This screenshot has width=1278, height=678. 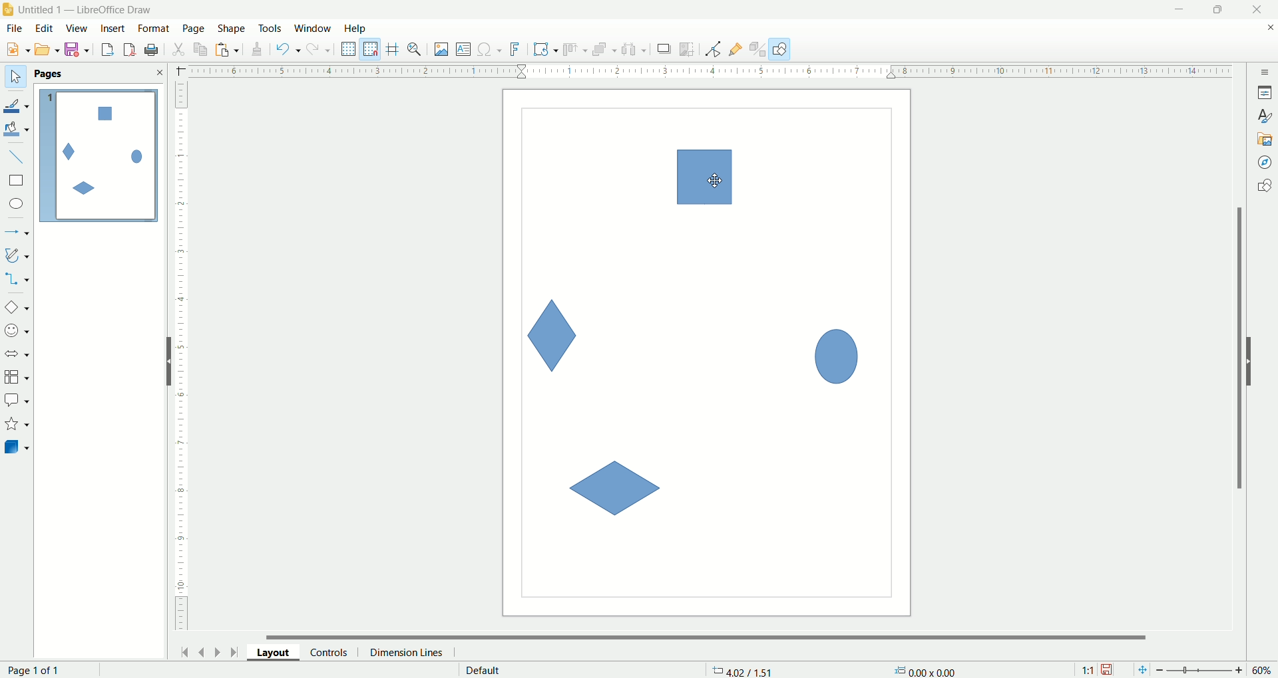 I want to click on basic shape, so click(x=16, y=306).